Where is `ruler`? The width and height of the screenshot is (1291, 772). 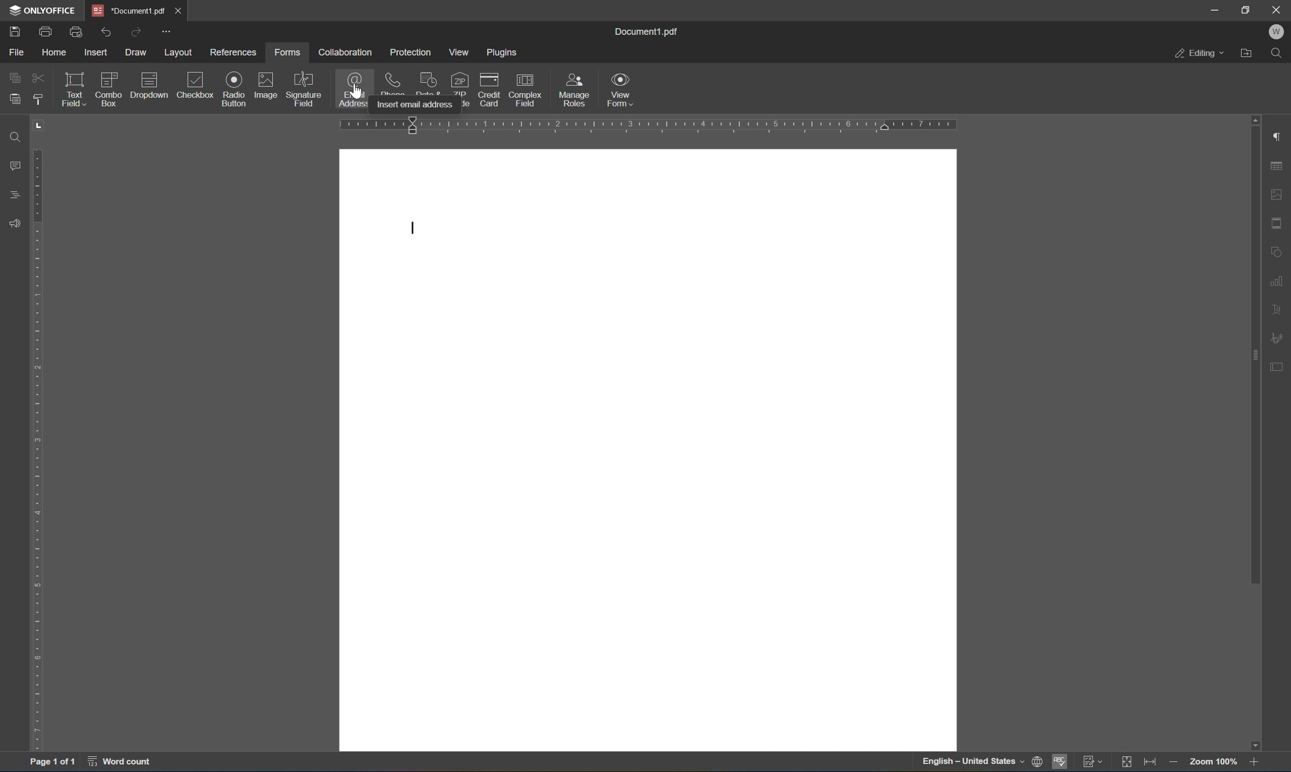
ruler is located at coordinates (43, 433).